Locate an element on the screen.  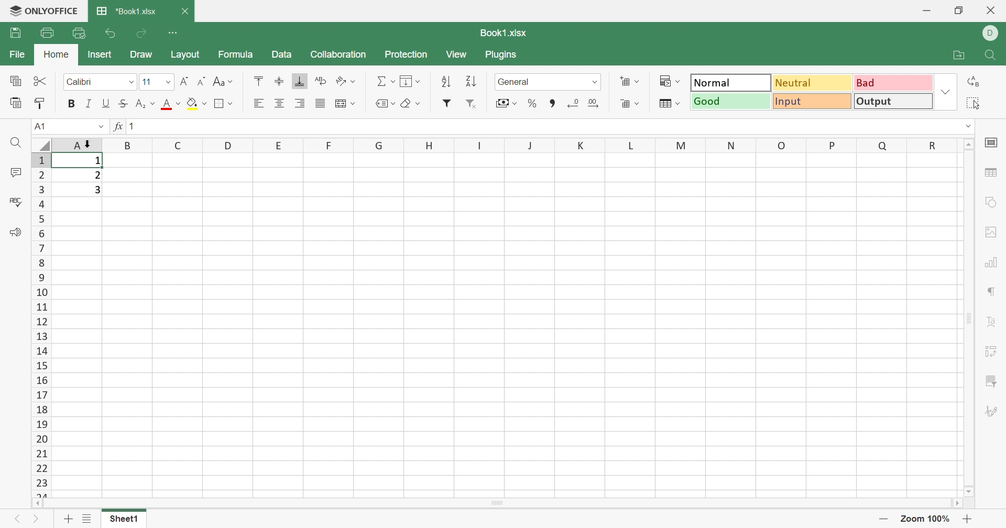
List of sheets is located at coordinates (88, 518).